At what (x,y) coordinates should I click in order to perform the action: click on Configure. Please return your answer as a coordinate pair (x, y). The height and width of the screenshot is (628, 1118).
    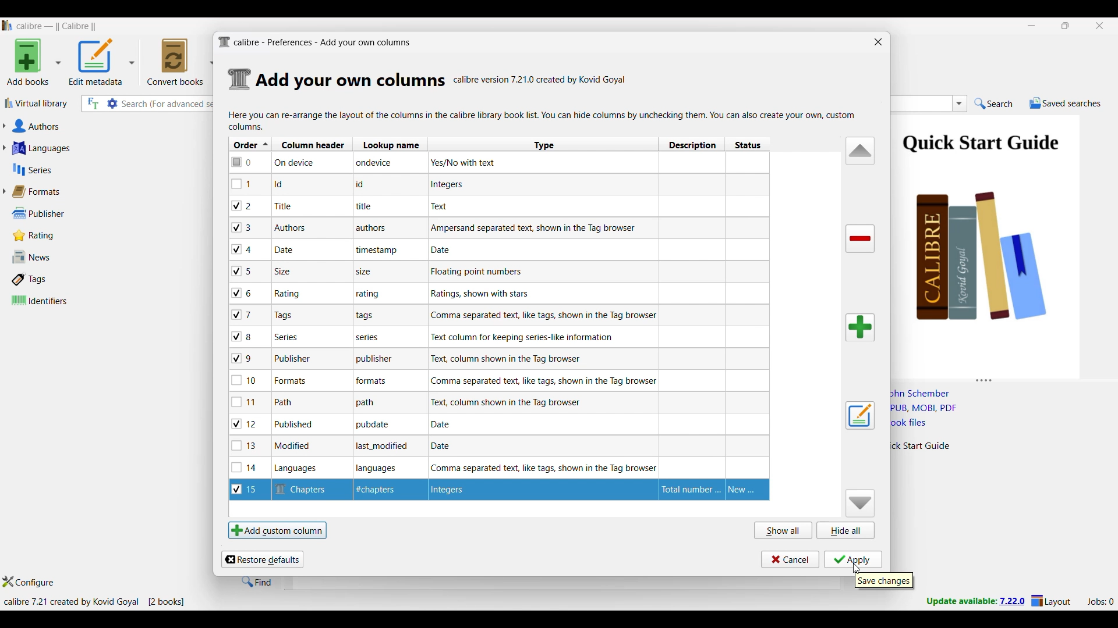
    Looking at the image, I should click on (29, 581).